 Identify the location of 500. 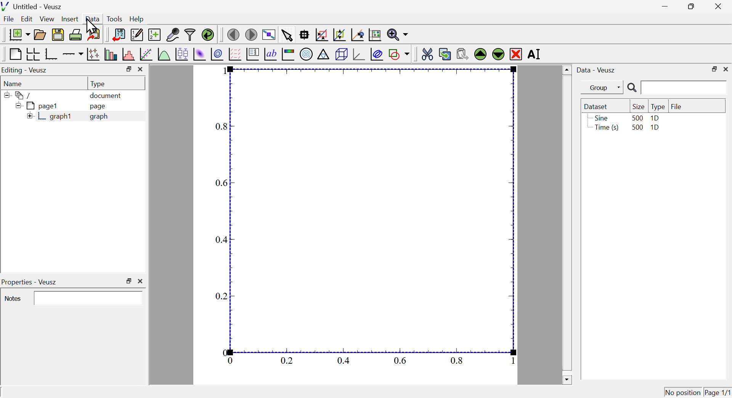
(637, 117).